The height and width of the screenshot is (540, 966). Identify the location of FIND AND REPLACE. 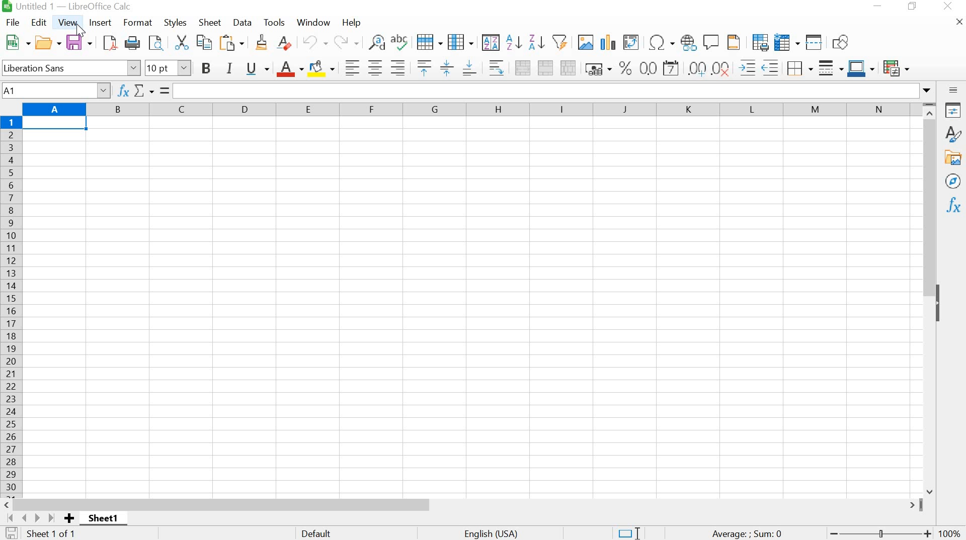
(375, 42).